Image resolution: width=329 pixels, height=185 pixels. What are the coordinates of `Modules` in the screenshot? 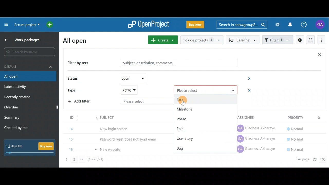 It's located at (276, 25).